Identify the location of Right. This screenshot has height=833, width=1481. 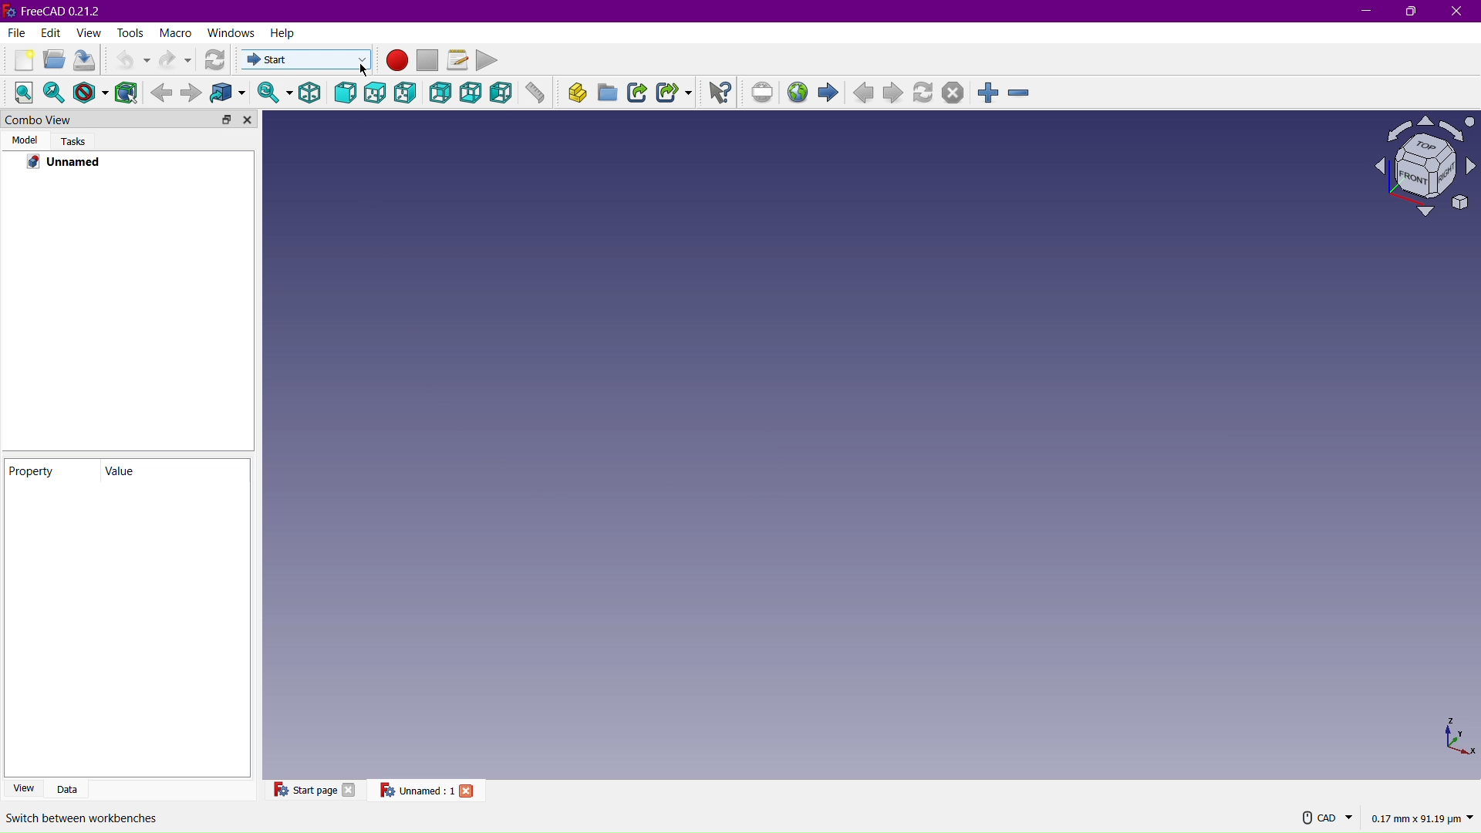
(409, 94).